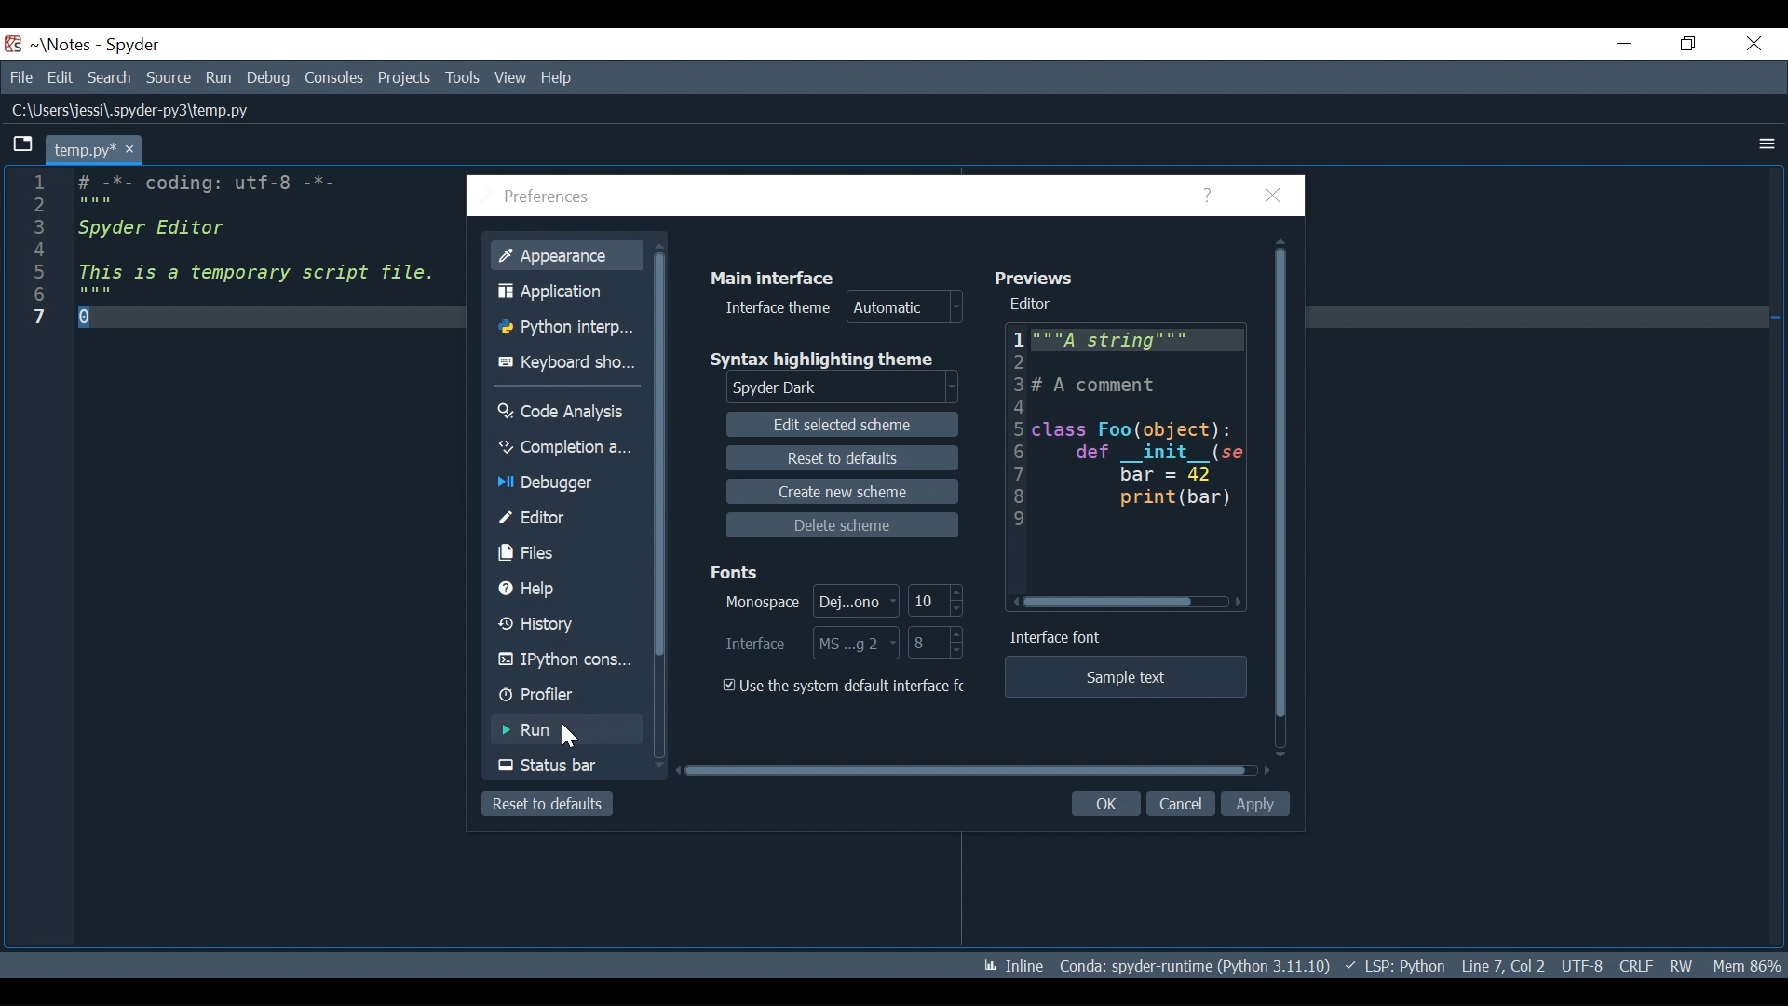 This screenshot has width=1788, height=1006. I want to click on Interface Font, so click(1060, 636).